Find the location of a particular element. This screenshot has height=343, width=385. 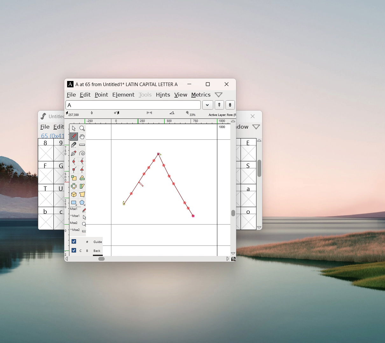

scroll down is located at coordinates (233, 253).